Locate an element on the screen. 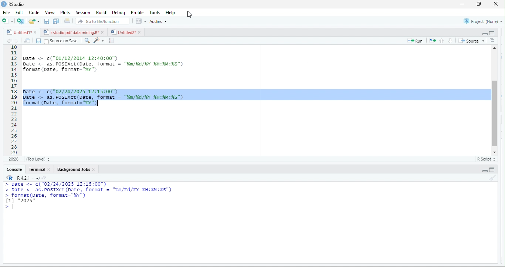  hide console is located at coordinates (493, 169).